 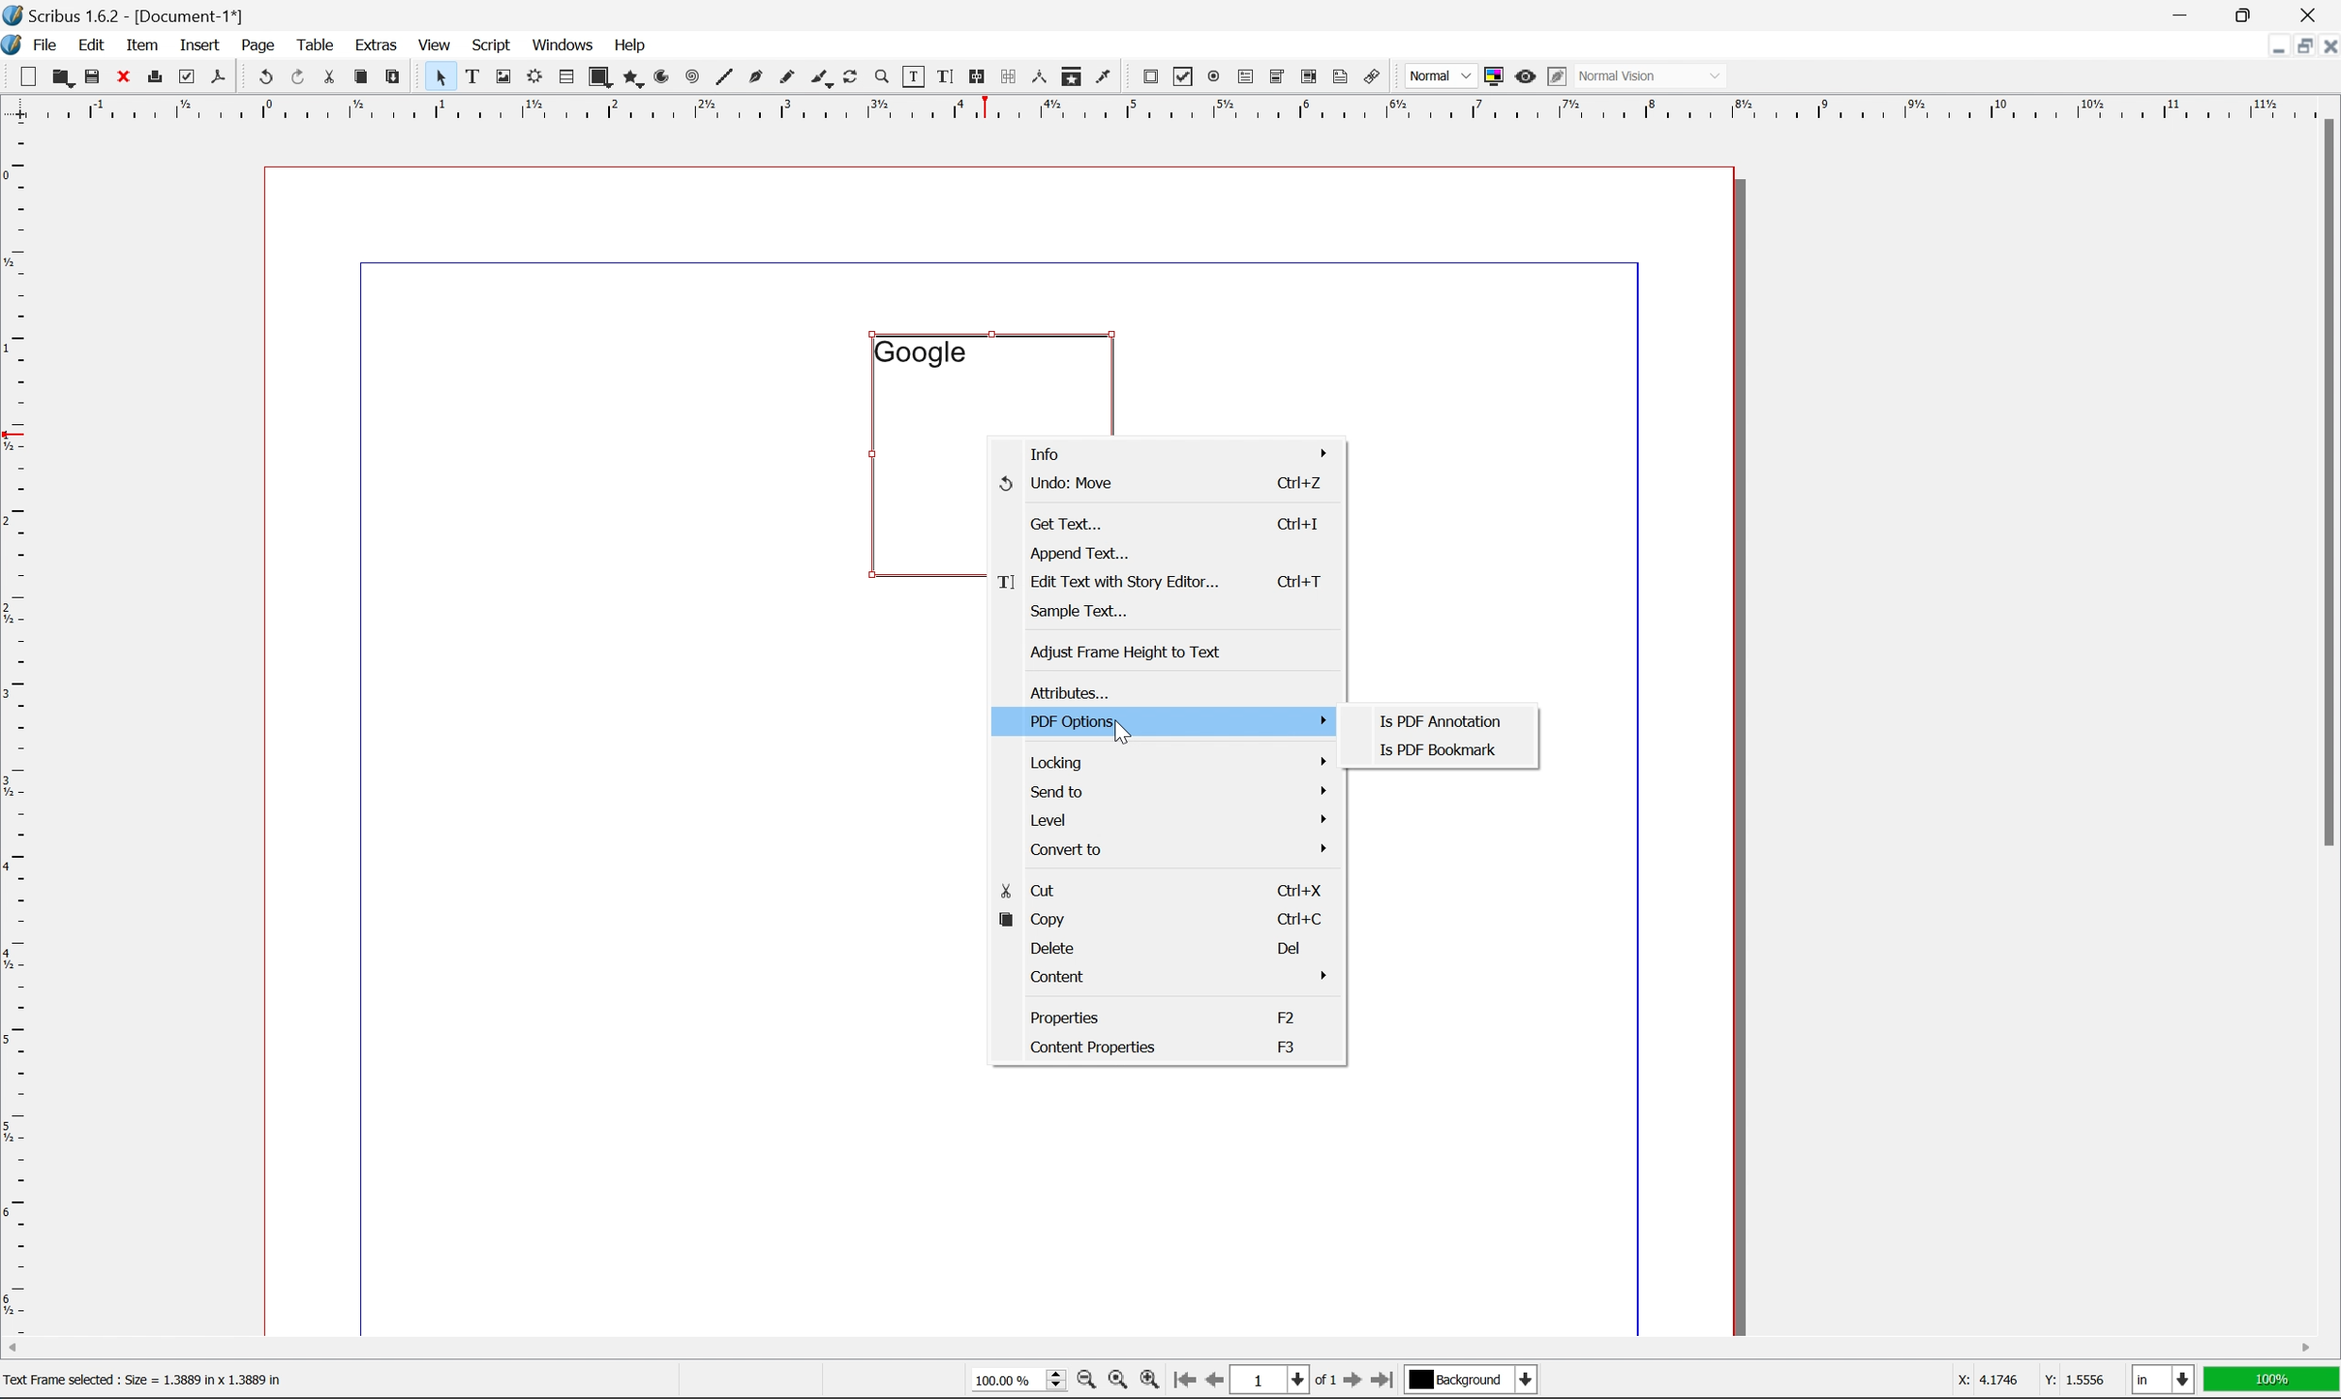 I want to click on render frame, so click(x=533, y=75).